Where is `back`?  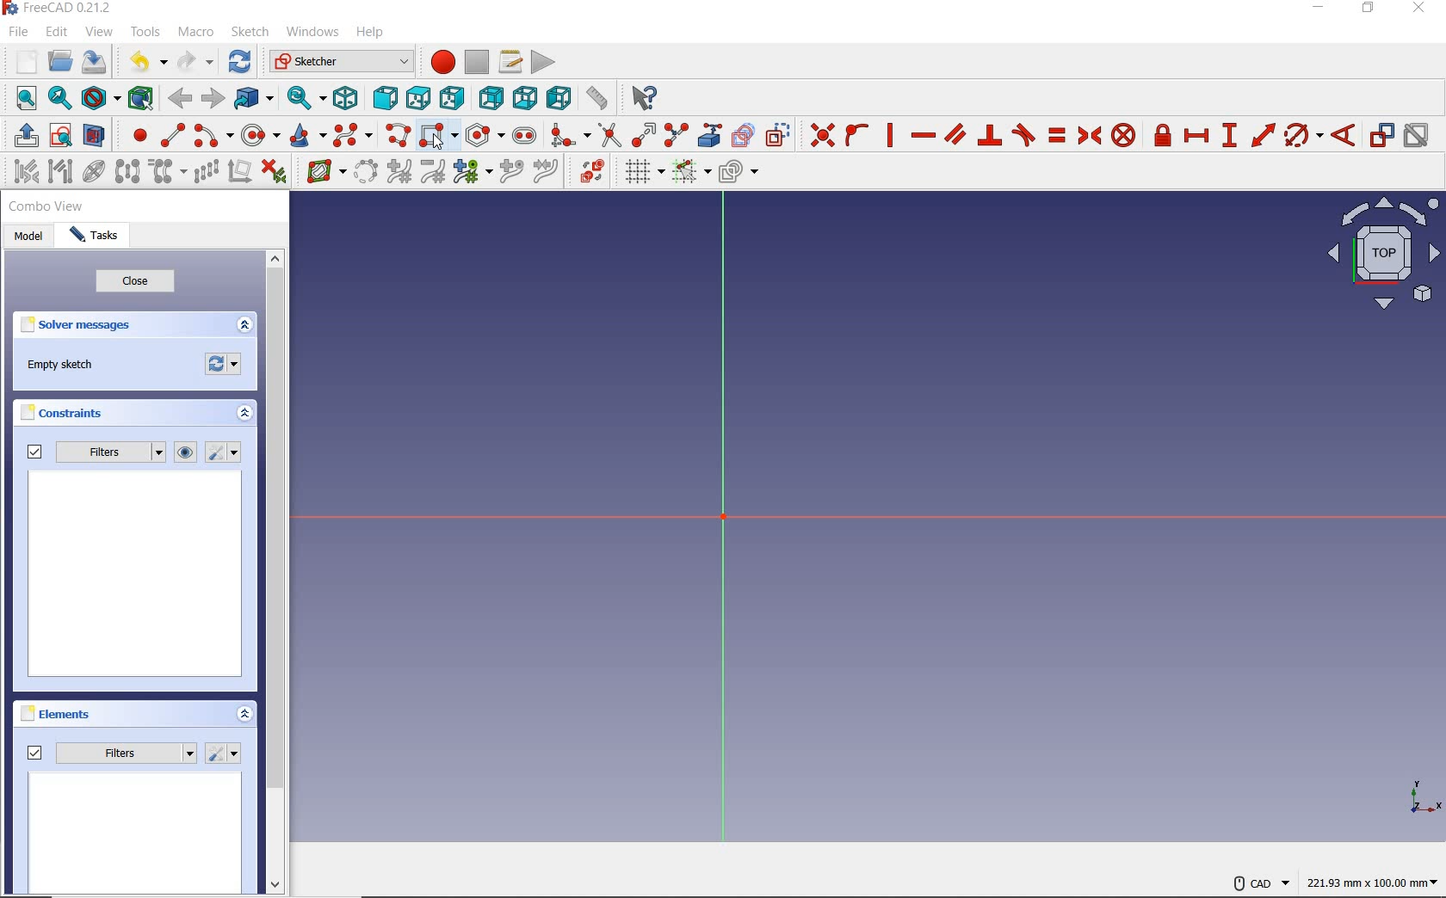 back is located at coordinates (182, 98).